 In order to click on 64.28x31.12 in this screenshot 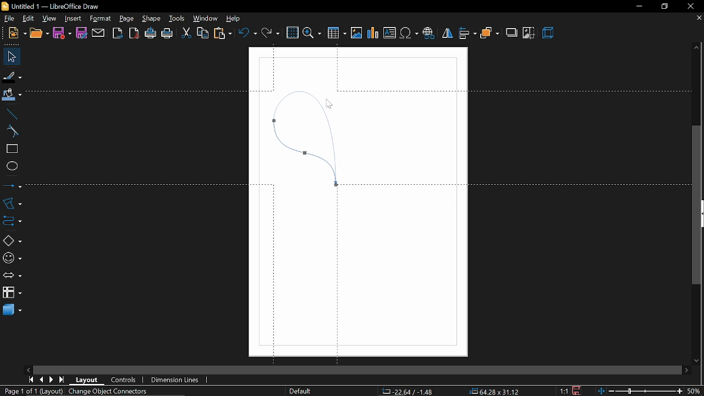, I will do `click(495, 391)`.